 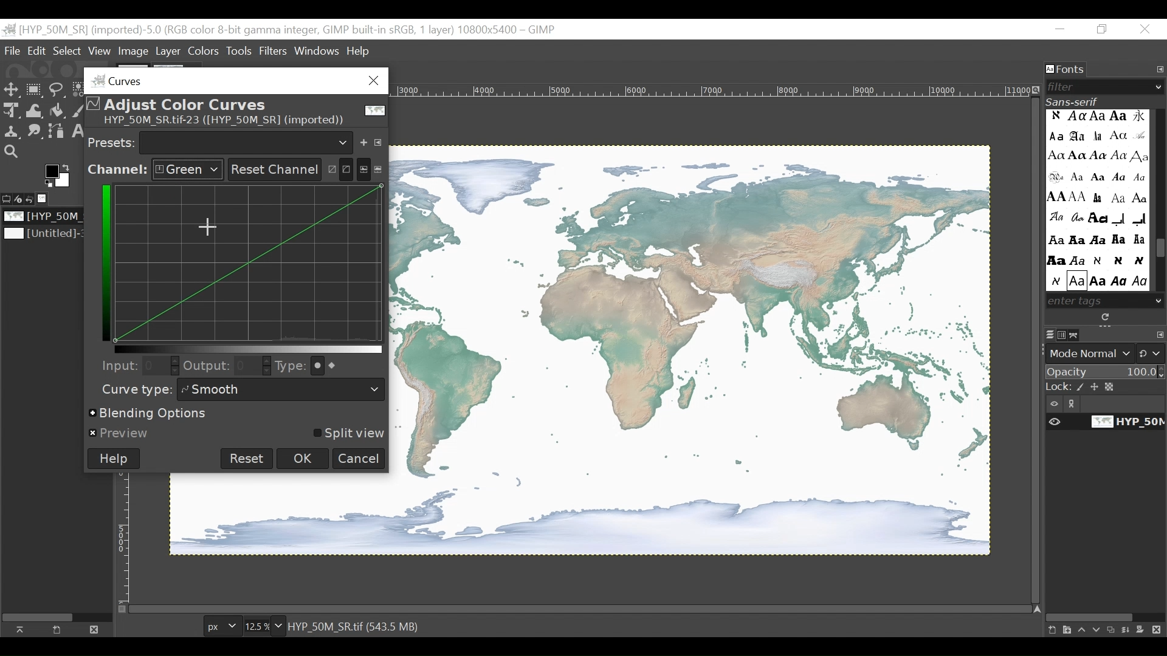 What do you see at coordinates (57, 132) in the screenshot?
I see `Paths Tool` at bounding box center [57, 132].